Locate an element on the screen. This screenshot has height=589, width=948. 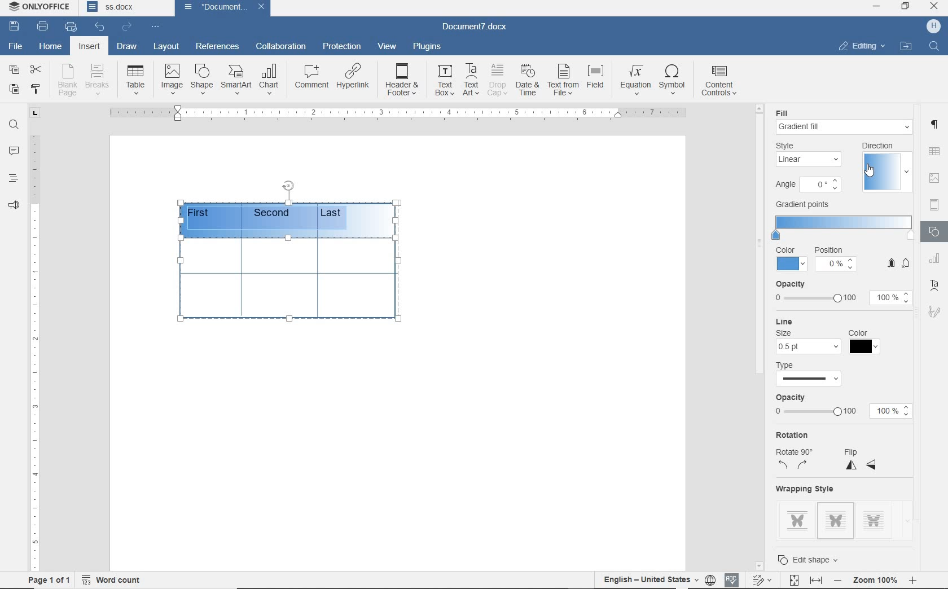
comment is located at coordinates (311, 78).